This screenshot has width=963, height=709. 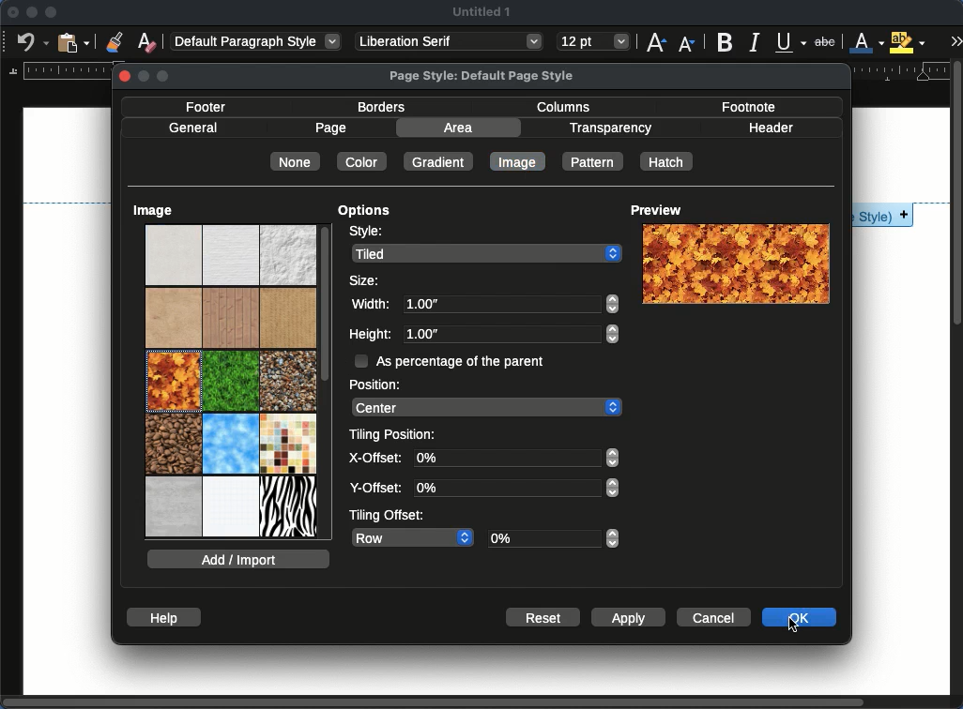 I want to click on margin, so click(x=59, y=70).